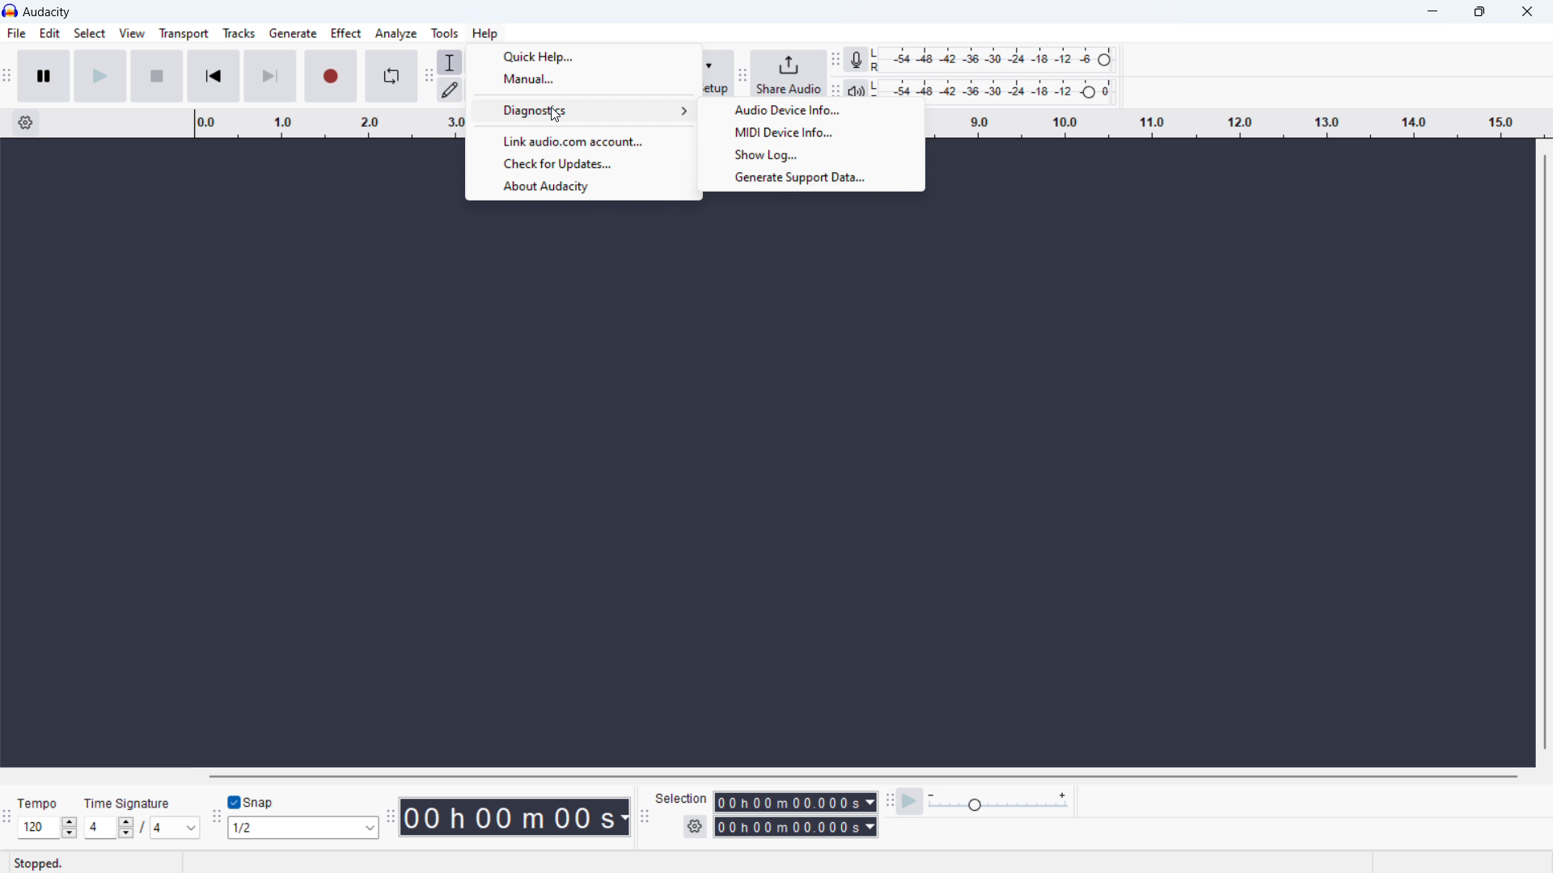  What do you see at coordinates (128, 803) in the screenshot?
I see `Time signature` at bounding box center [128, 803].